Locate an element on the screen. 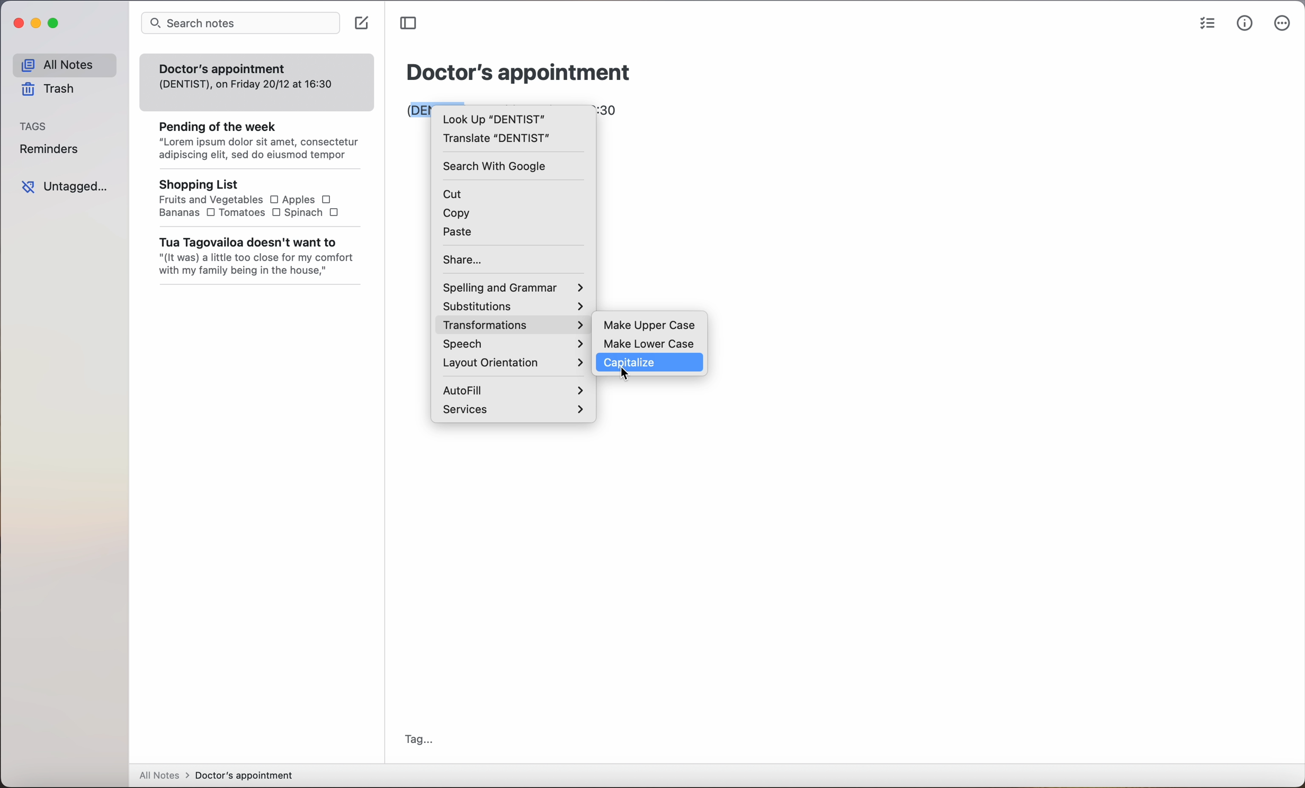 The width and height of the screenshot is (1305, 788). make lower case is located at coordinates (651, 343).